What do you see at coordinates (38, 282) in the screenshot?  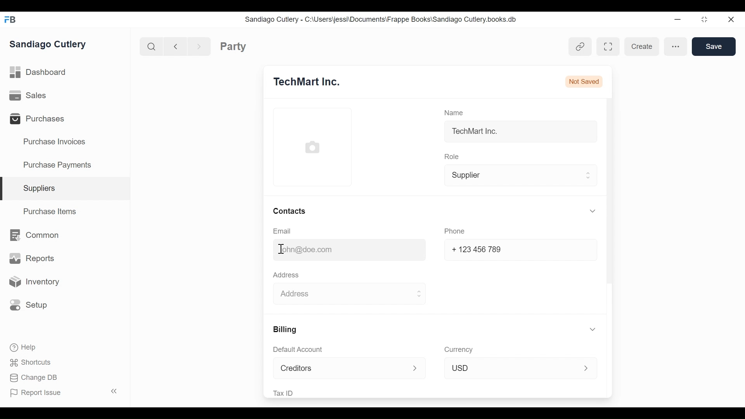 I see `Inventory` at bounding box center [38, 282].